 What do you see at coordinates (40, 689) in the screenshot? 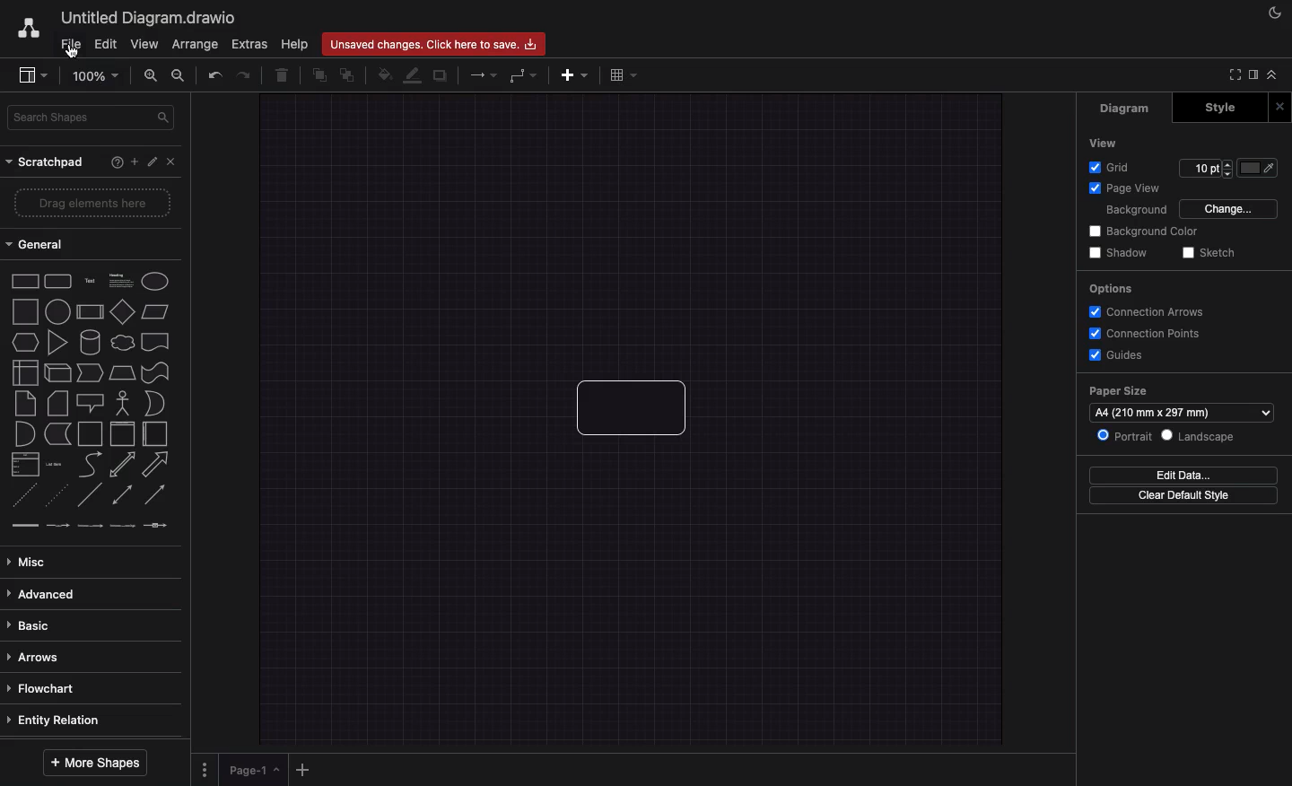
I see `Flowchart` at bounding box center [40, 689].